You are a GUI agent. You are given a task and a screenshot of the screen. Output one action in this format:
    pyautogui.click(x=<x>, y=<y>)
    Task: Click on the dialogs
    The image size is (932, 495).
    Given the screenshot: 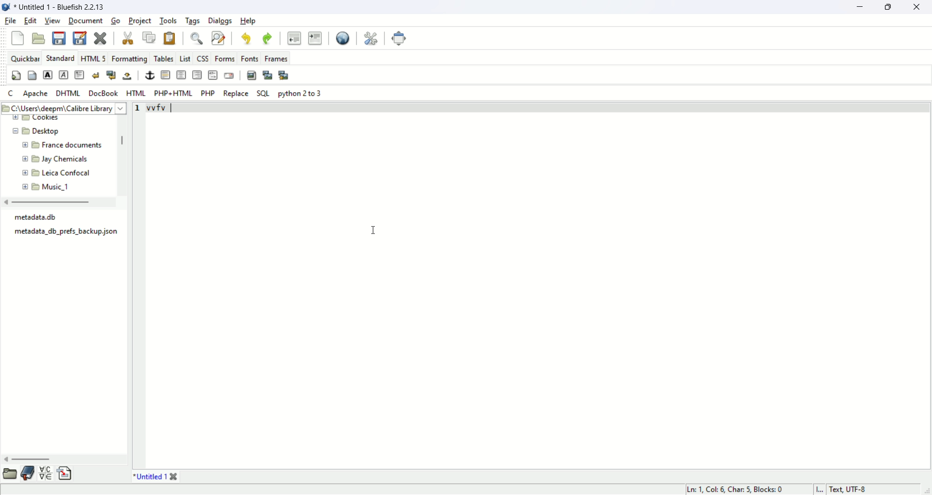 What is the action you would take?
    pyautogui.click(x=223, y=22)
    